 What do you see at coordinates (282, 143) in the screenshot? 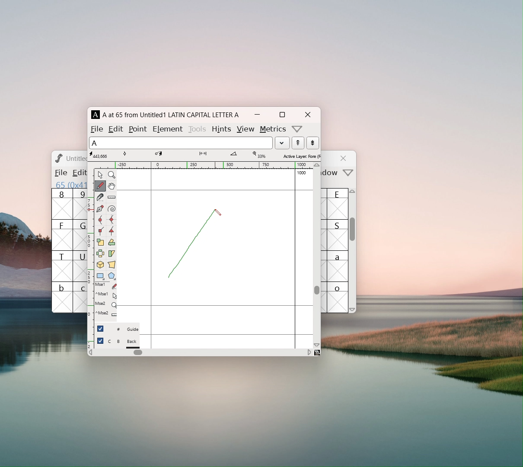
I see `load word list` at bounding box center [282, 143].